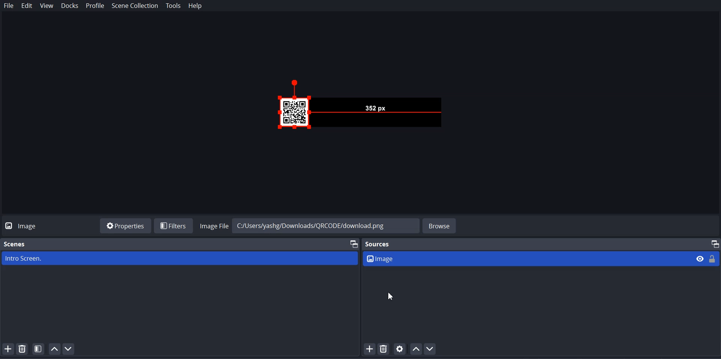 Image resolution: width=721 pixels, height=359 pixels. Describe the element at coordinates (324, 225) in the screenshot. I see `C:/Userslyashg/Downloads/QRCODE/download.png` at that location.